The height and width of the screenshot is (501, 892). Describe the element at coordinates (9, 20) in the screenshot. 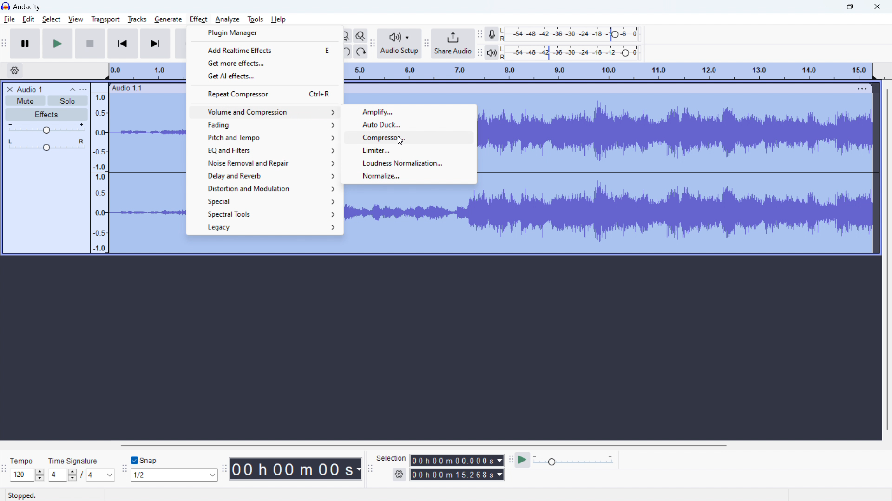

I see `file` at that location.